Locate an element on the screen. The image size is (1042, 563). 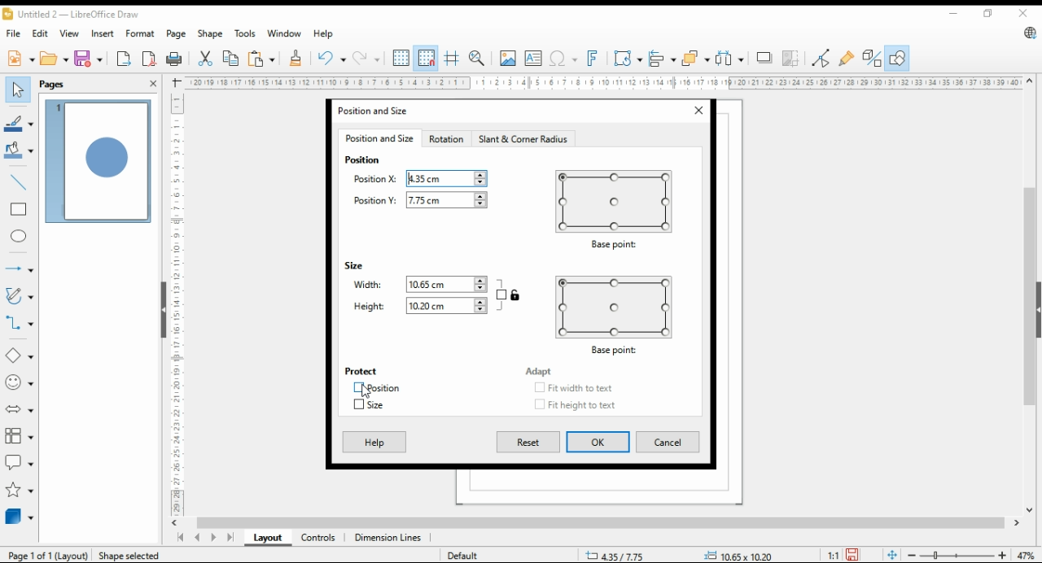
tools is located at coordinates (245, 35).